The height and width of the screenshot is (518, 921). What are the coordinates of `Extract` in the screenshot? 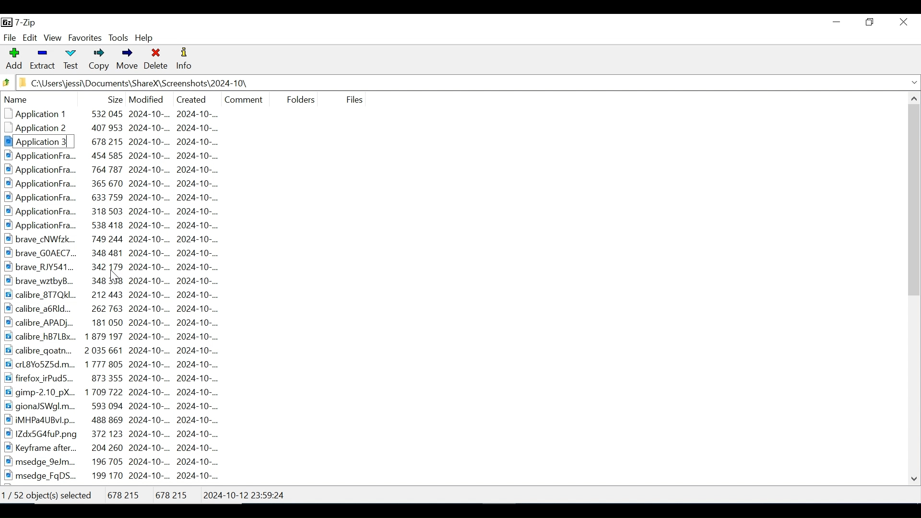 It's located at (42, 59).